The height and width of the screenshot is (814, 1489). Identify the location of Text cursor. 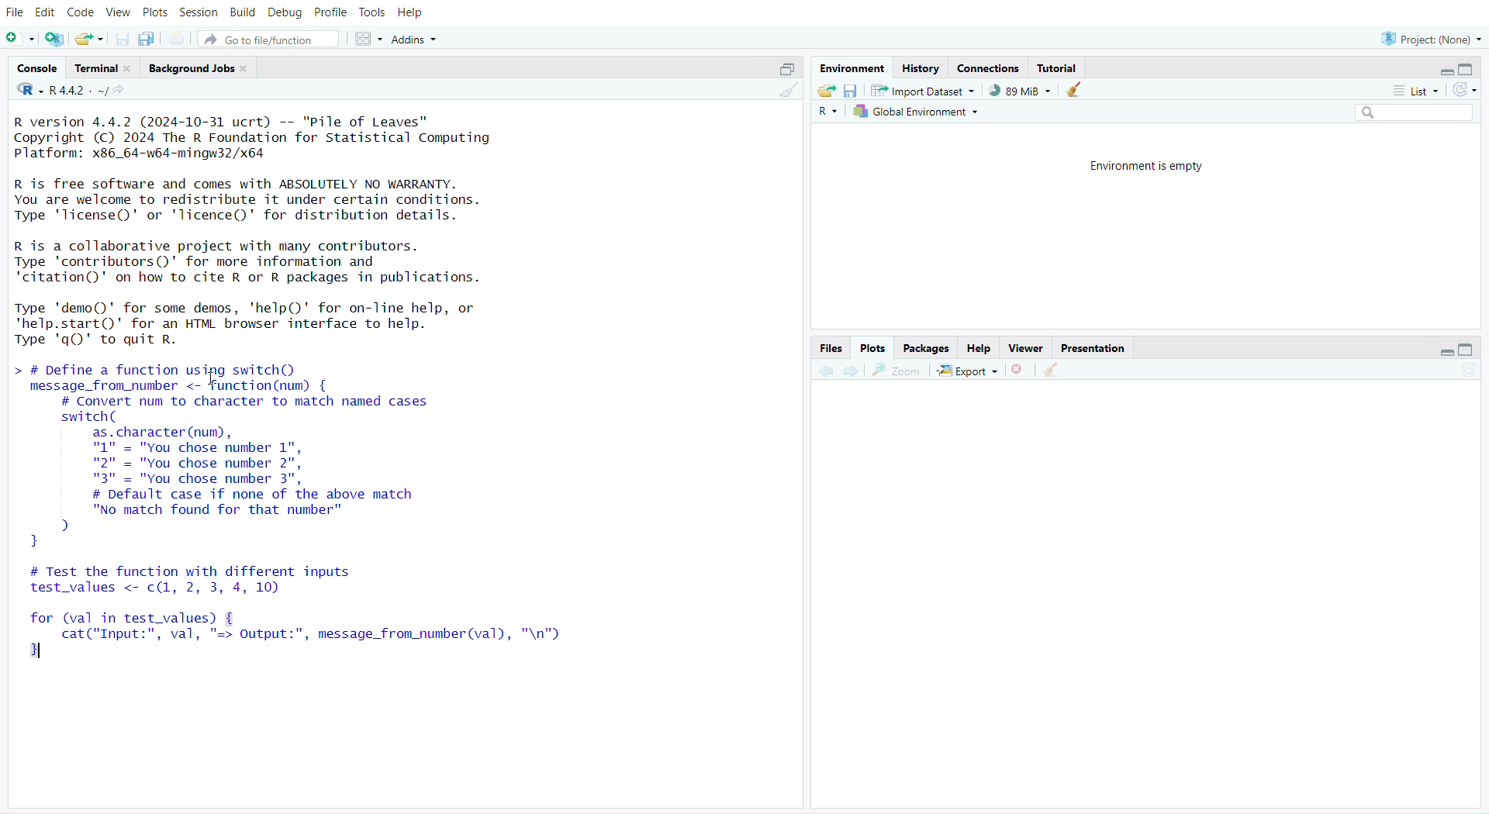
(214, 378).